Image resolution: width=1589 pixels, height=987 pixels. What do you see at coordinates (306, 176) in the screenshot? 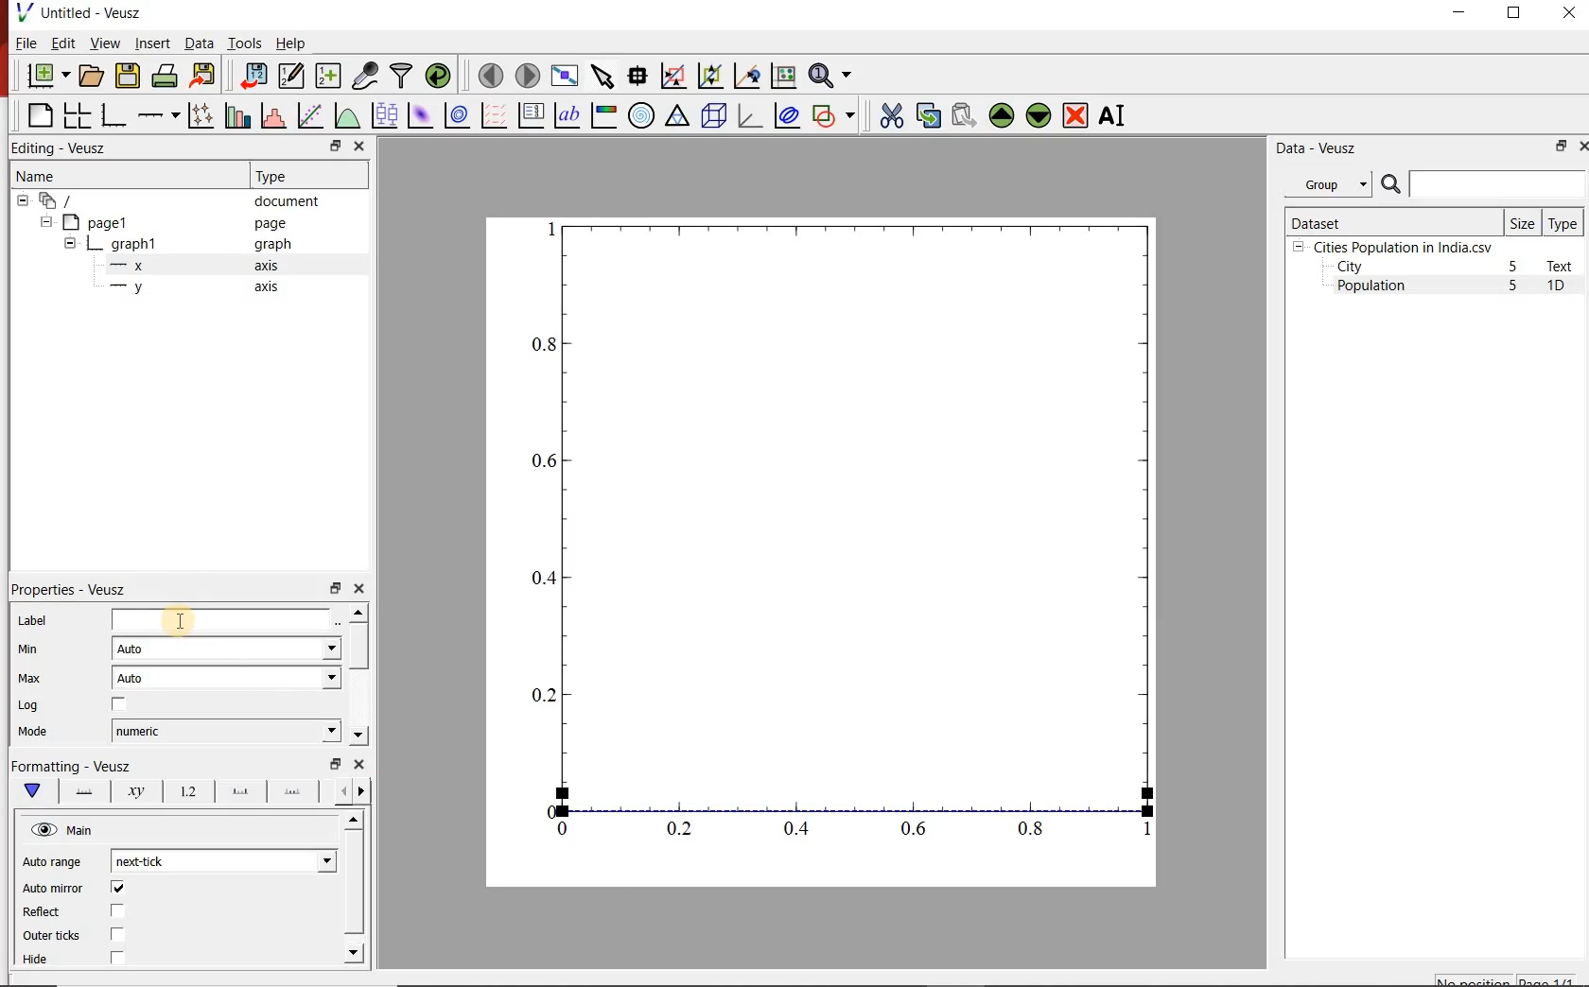
I see `Type` at bounding box center [306, 176].